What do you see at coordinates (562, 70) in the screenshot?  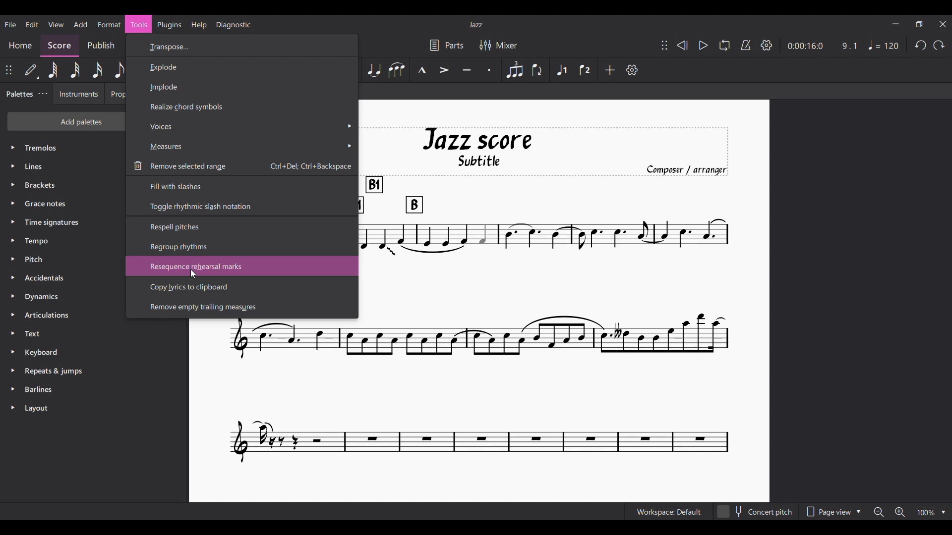 I see `Voice 1` at bounding box center [562, 70].